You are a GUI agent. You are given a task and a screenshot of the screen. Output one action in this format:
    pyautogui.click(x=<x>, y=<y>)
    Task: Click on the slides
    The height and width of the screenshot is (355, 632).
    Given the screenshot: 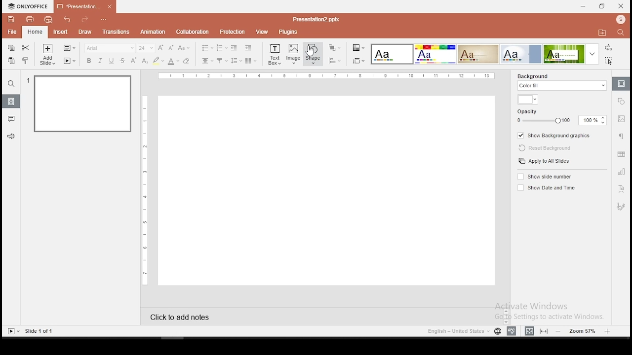 What is the action you would take?
    pyautogui.click(x=10, y=101)
    